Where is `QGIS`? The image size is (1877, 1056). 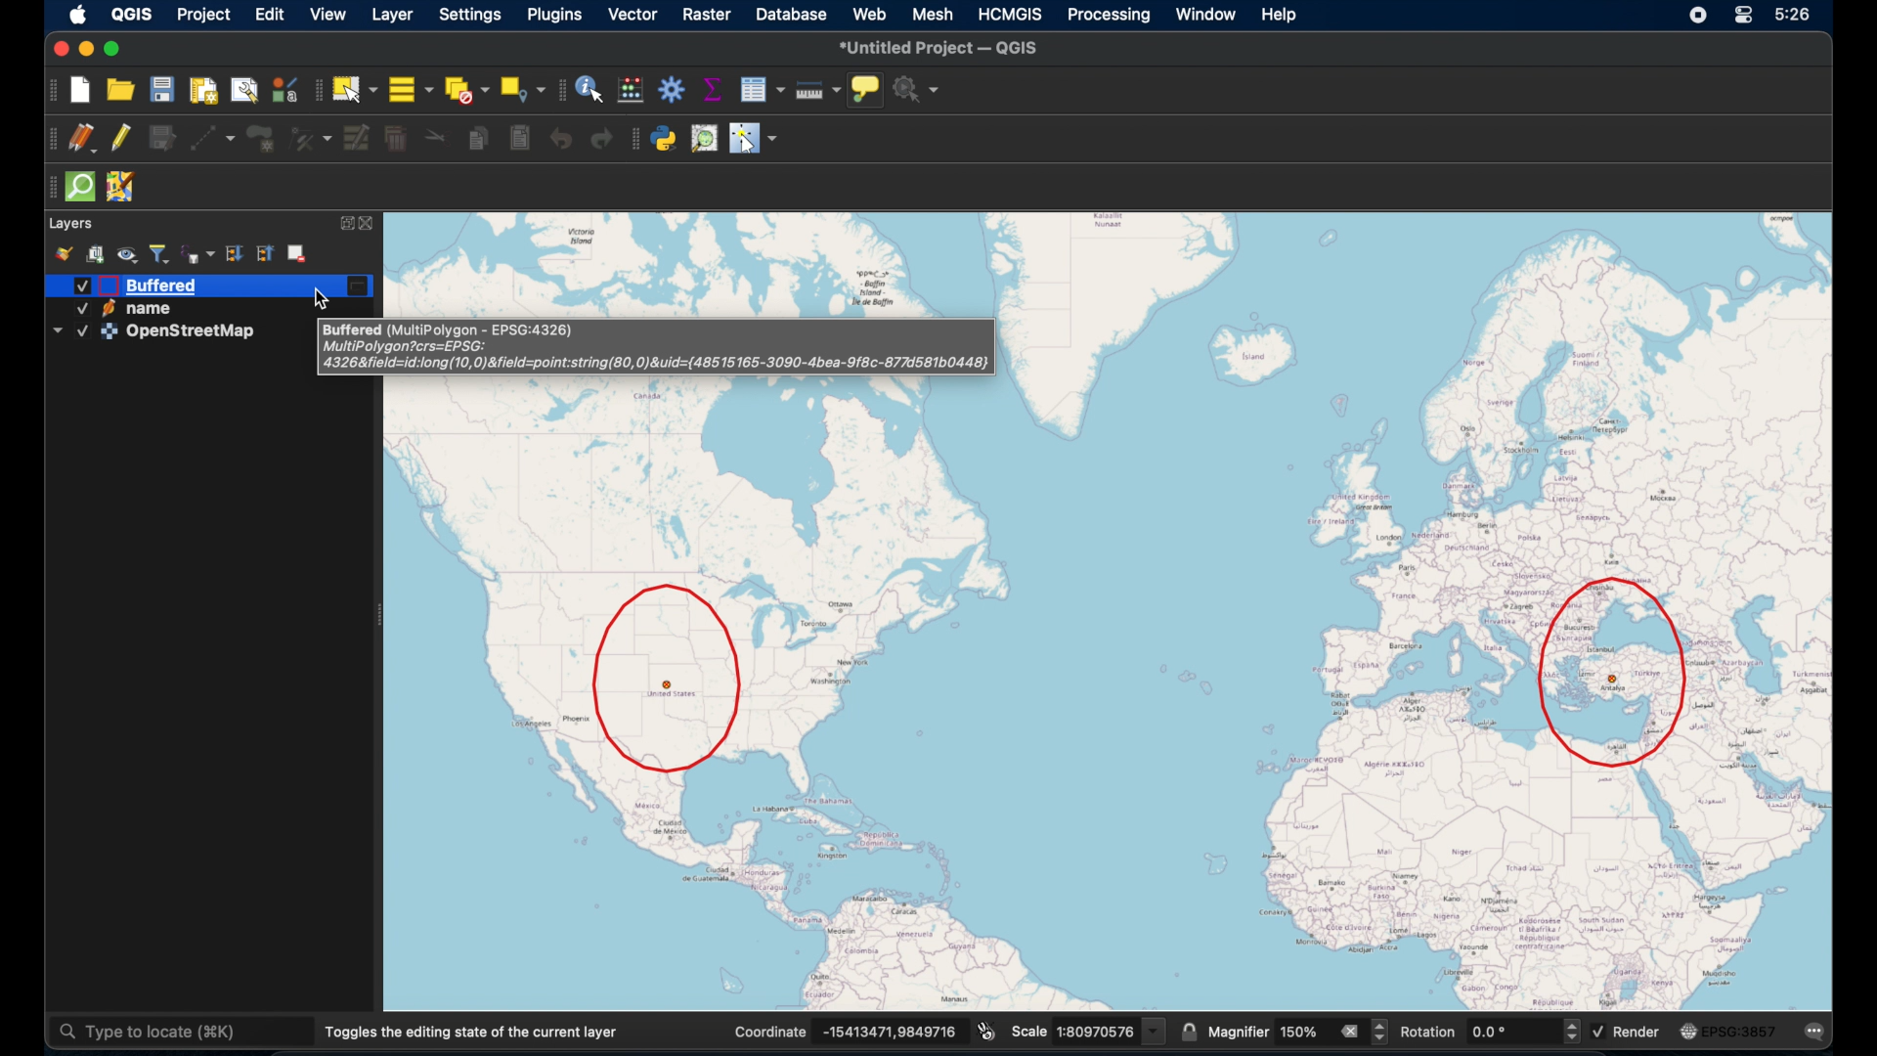 QGIS is located at coordinates (131, 14).